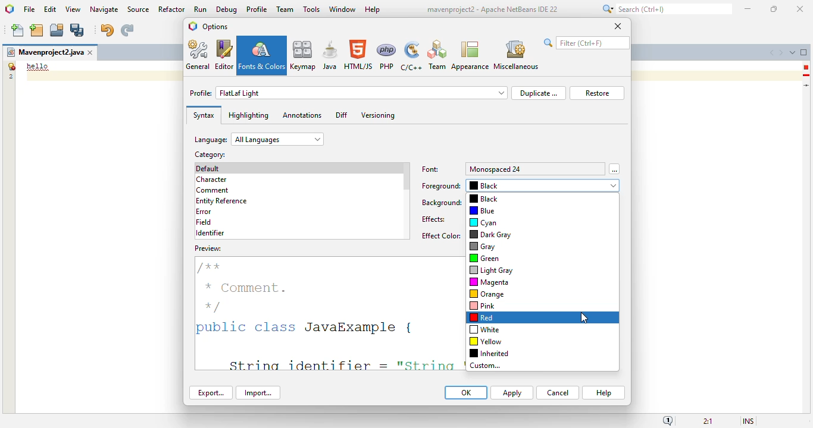 This screenshot has height=428, width=813. What do you see at coordinates (199, 55) in the screenshot?
I see `general` at bounding box center [199, 55].